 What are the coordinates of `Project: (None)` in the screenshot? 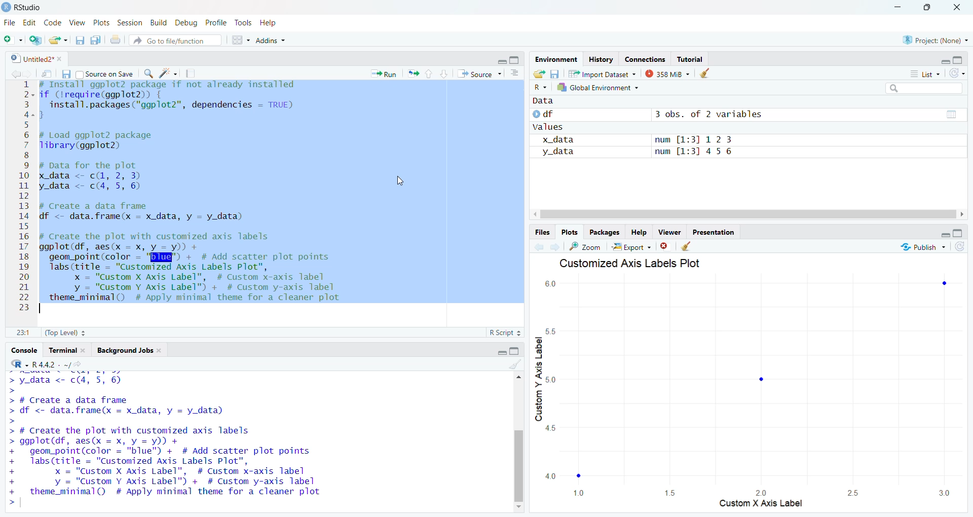 It's located at (934, 40).